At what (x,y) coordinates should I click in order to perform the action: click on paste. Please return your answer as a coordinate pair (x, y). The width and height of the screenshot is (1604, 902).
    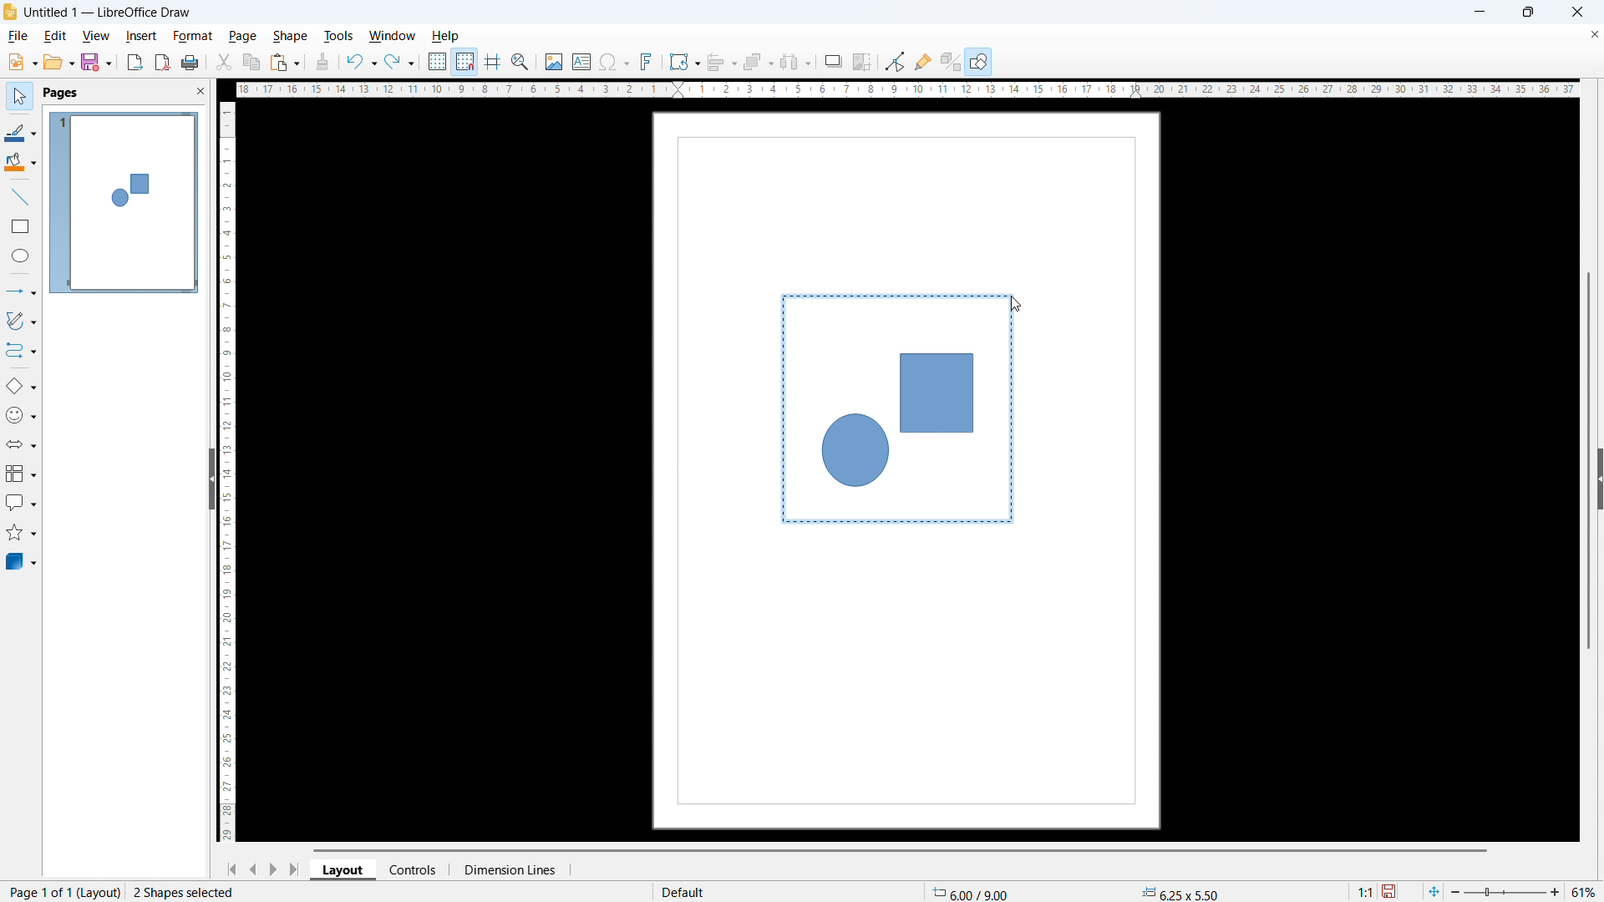
    Looking at the image, I should click on (287, 63).